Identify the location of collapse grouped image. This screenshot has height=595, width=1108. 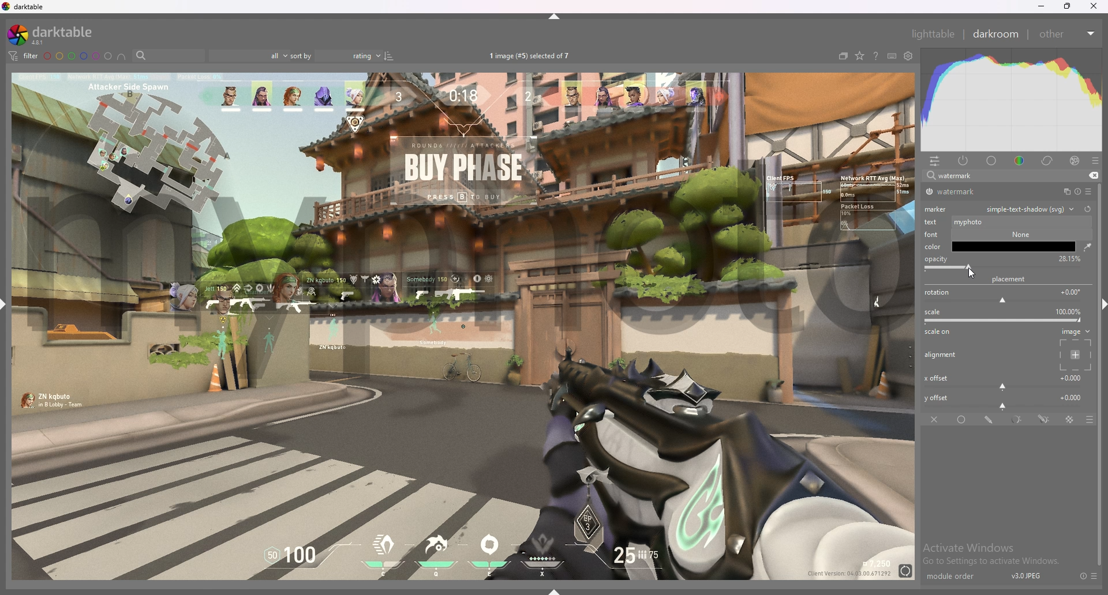
(843, 56).